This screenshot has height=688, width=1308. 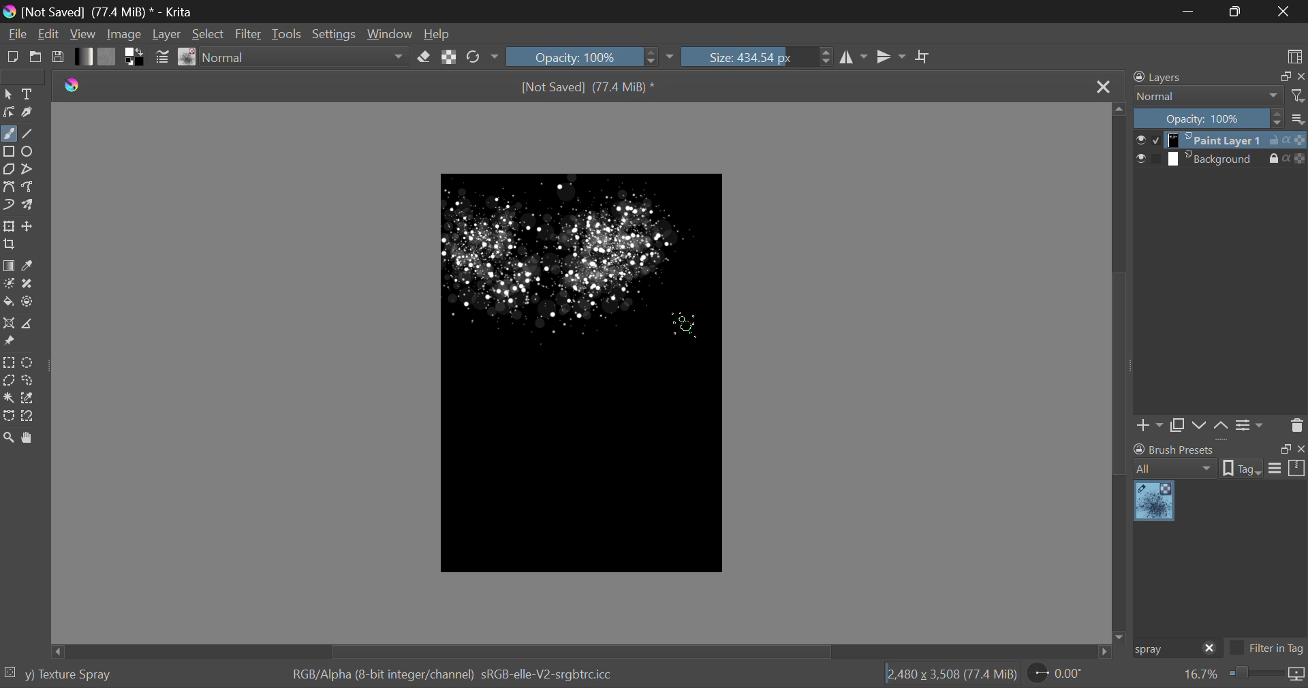 What do you see at coordinates (1298, 95) in the screenshot?
I see `filters icon` at bounding box center [1298, 95].